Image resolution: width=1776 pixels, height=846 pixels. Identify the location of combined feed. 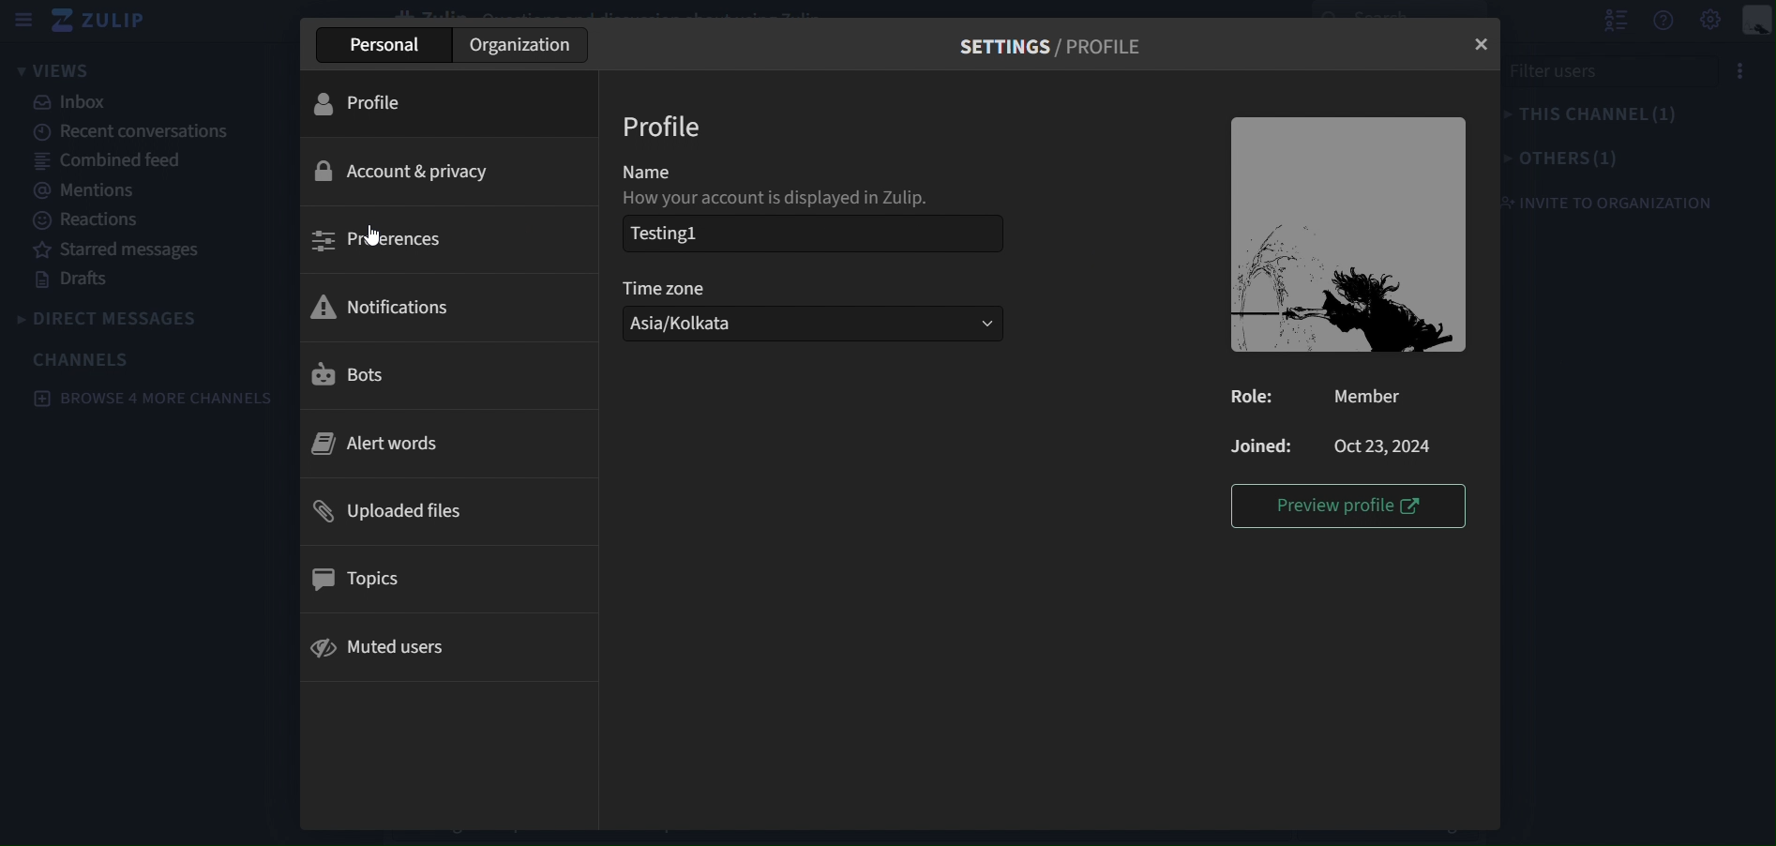
(109, 163).